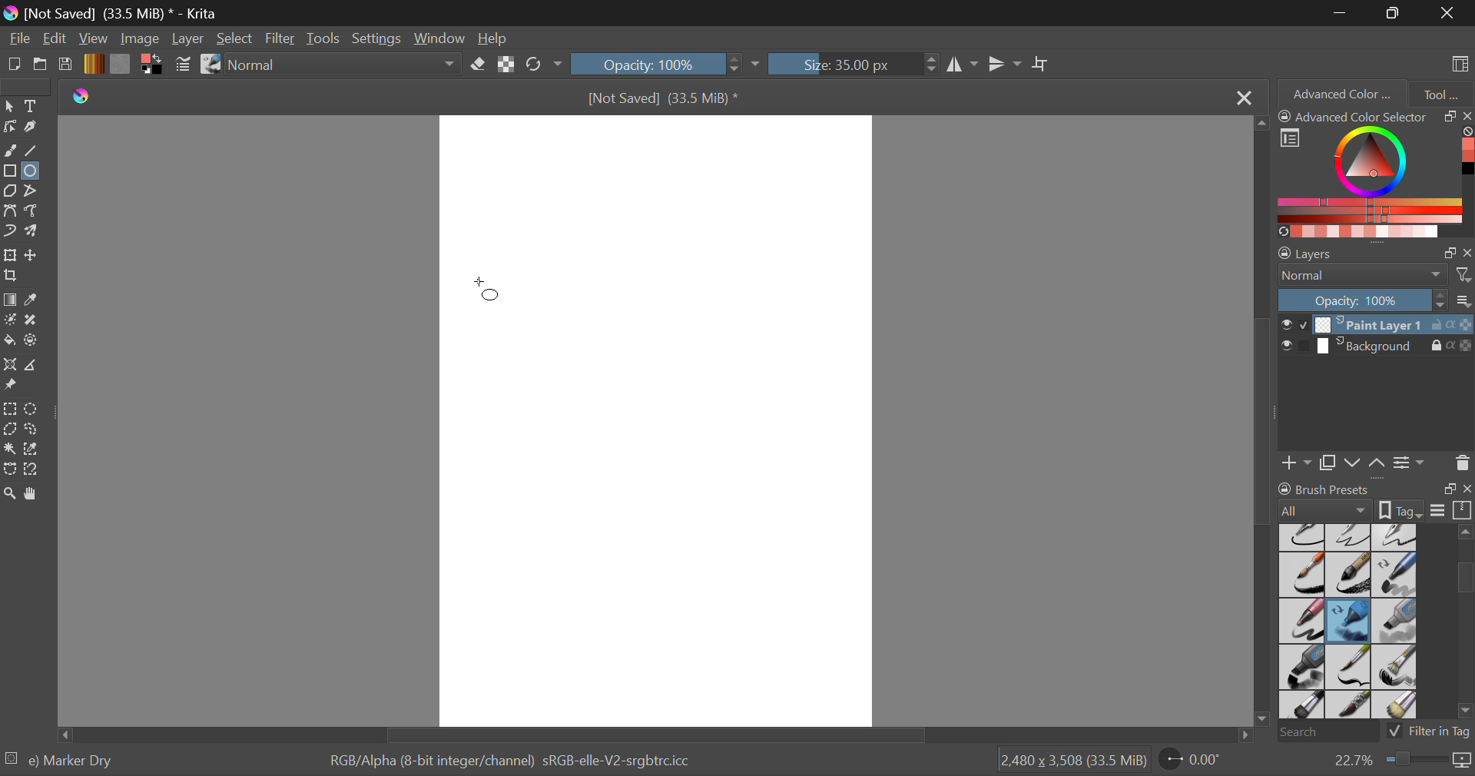 The width and height of the screenshot is (1475, 776). I want to click on Move Layers, so click(1366, 461).